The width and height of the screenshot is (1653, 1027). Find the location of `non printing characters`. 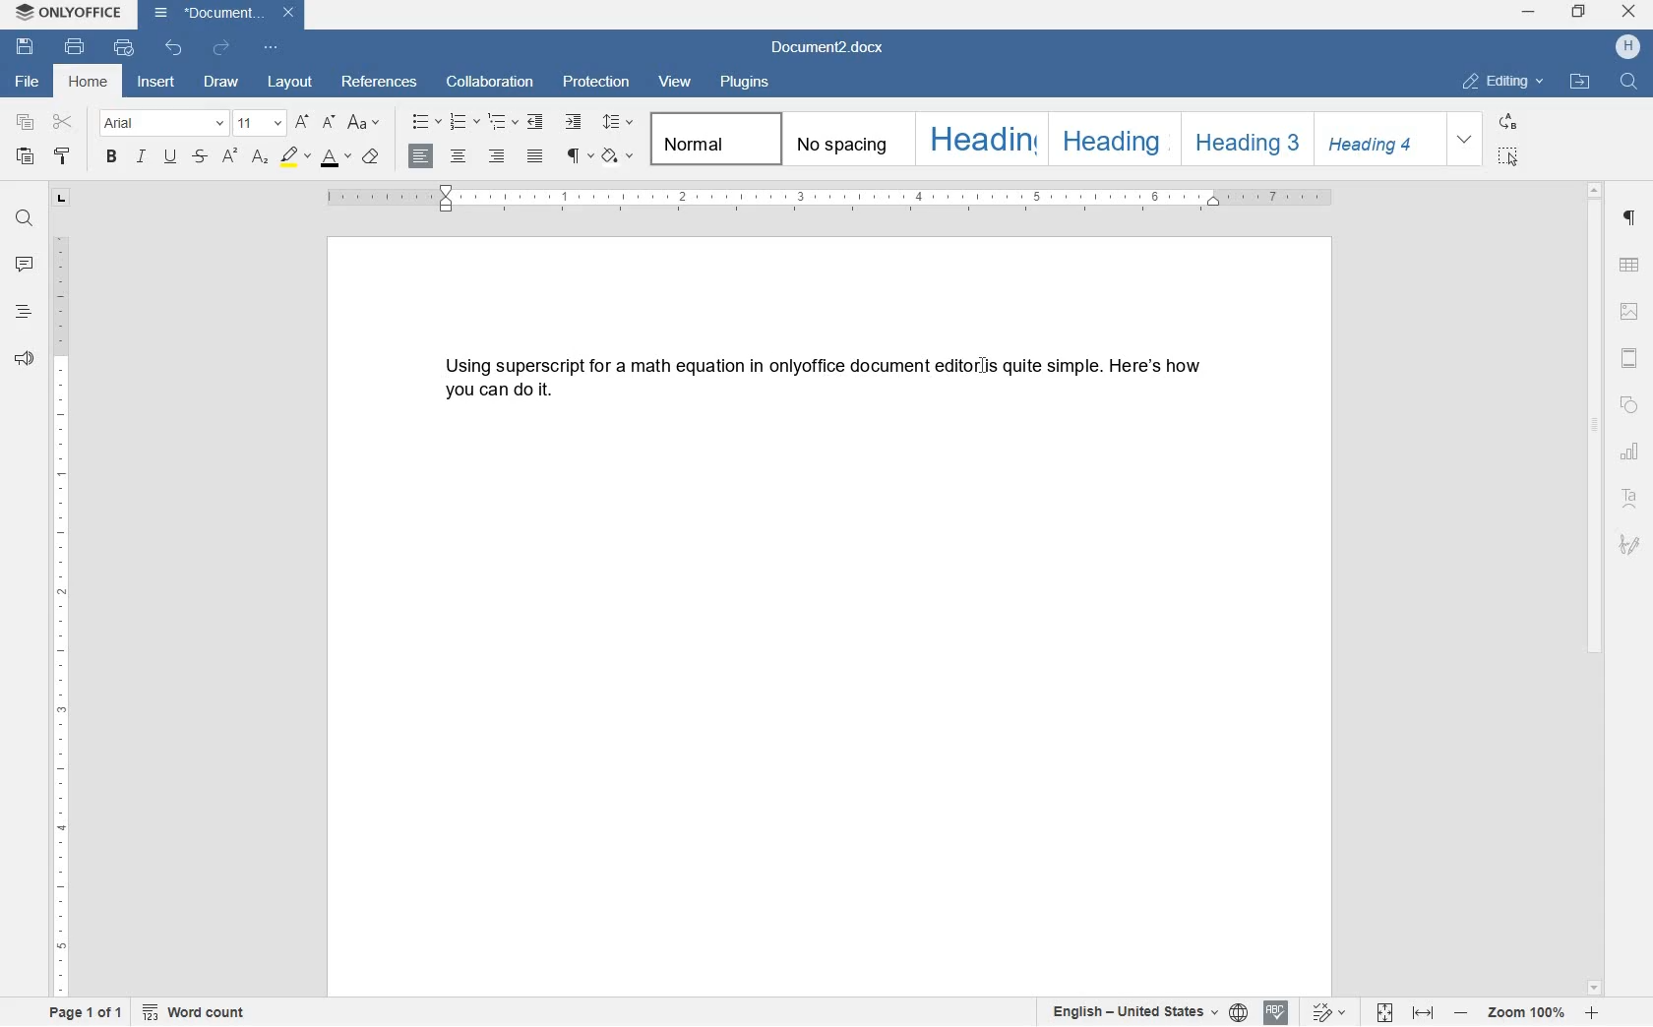

non printing characters is located at coordinates (578, 157).